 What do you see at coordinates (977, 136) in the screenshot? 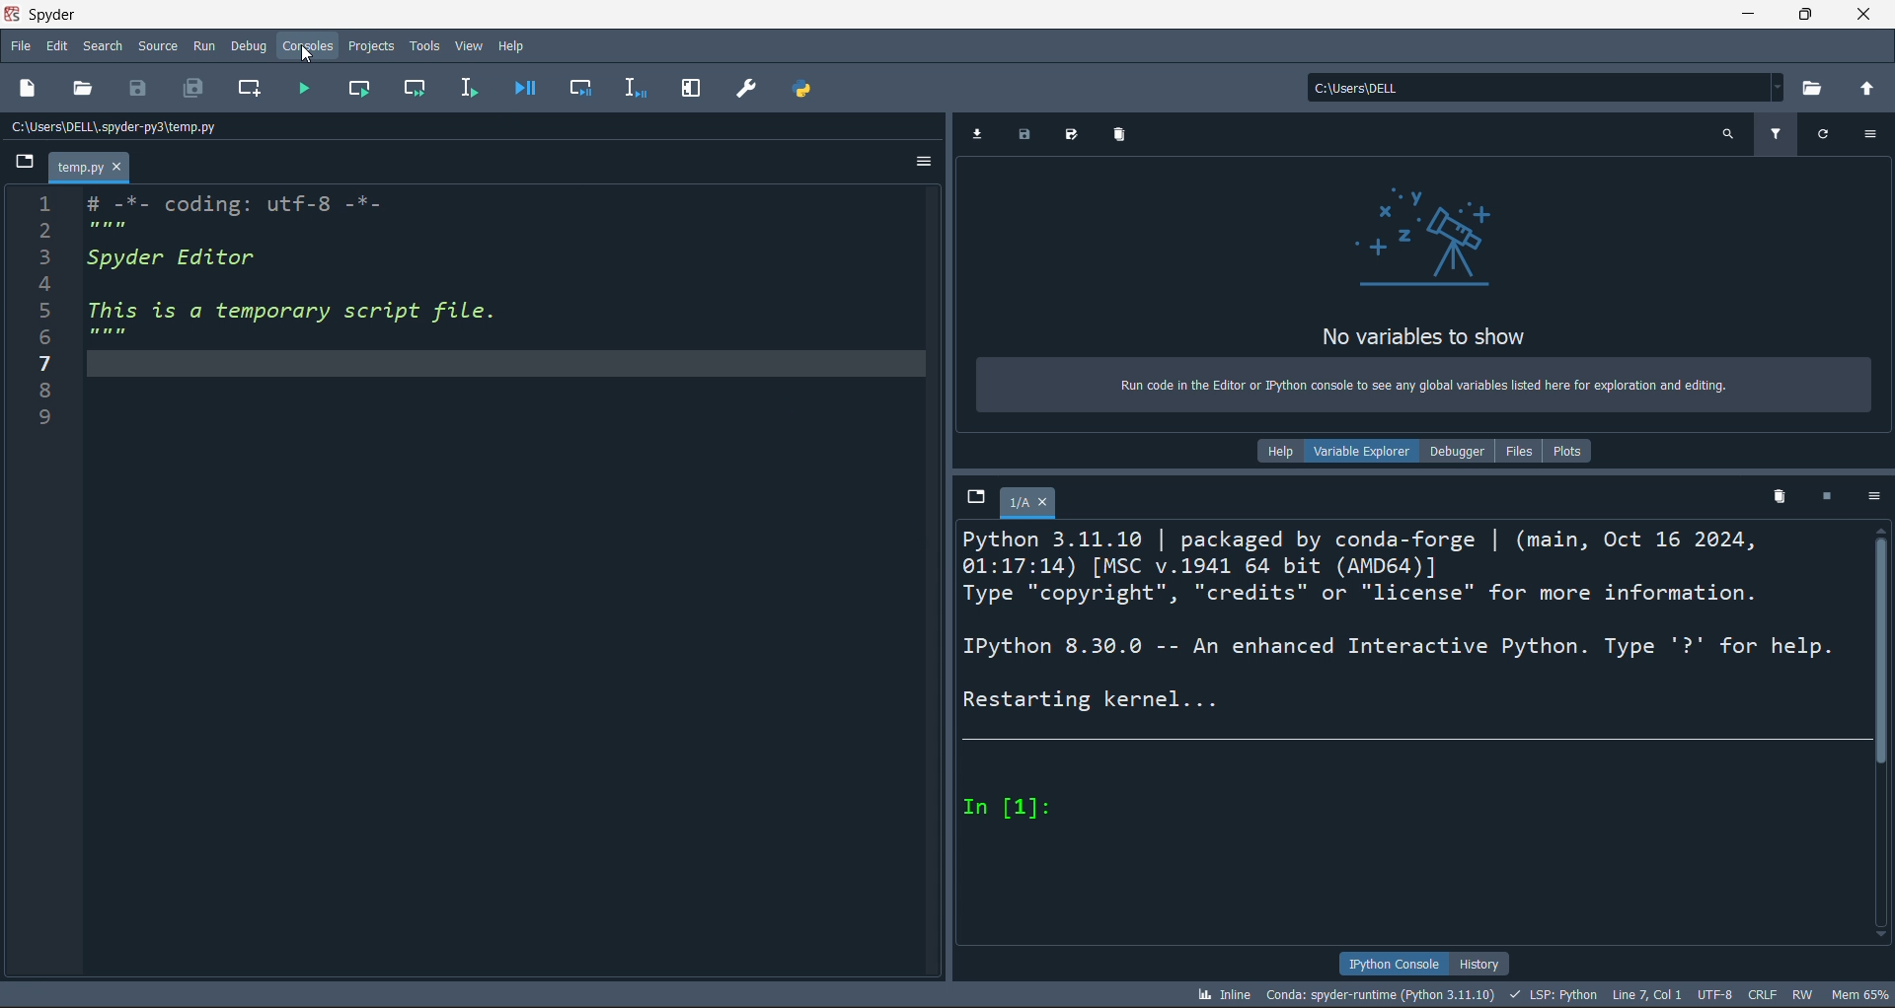
I see `import` at bounding box center [977, 136].